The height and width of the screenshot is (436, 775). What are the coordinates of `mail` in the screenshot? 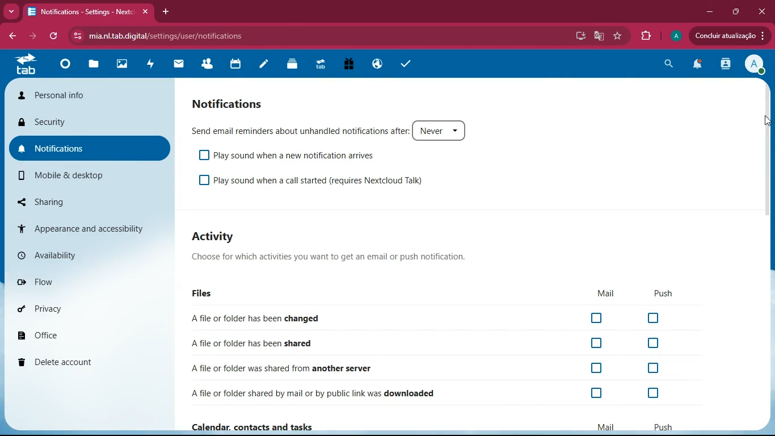 It's located at (608, 293).